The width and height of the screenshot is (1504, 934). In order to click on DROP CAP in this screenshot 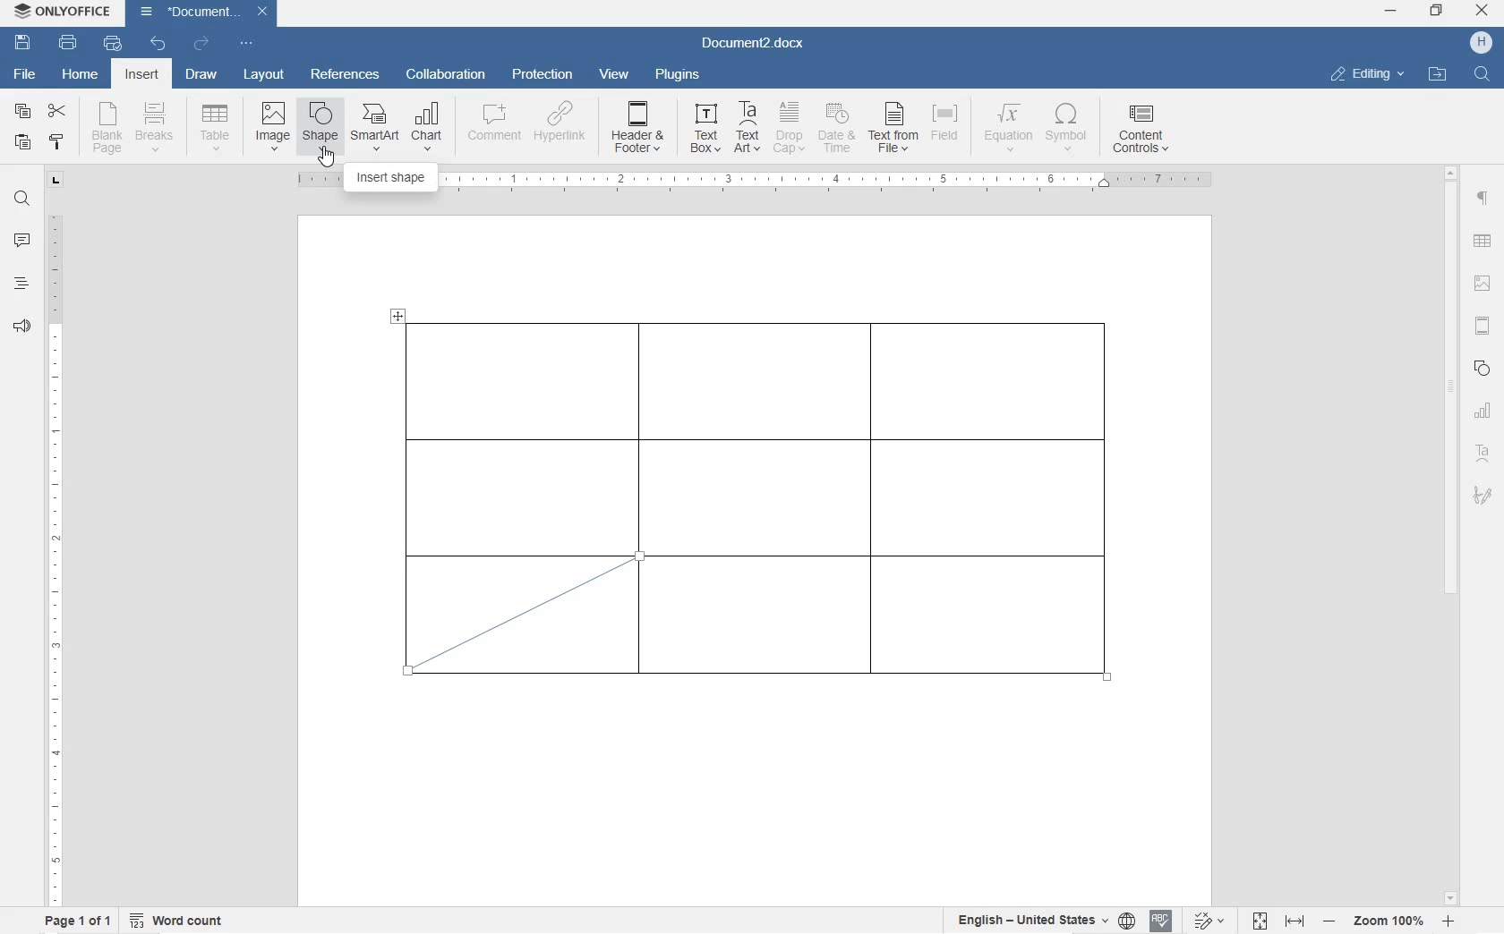, I will do `click(790, 130)`.